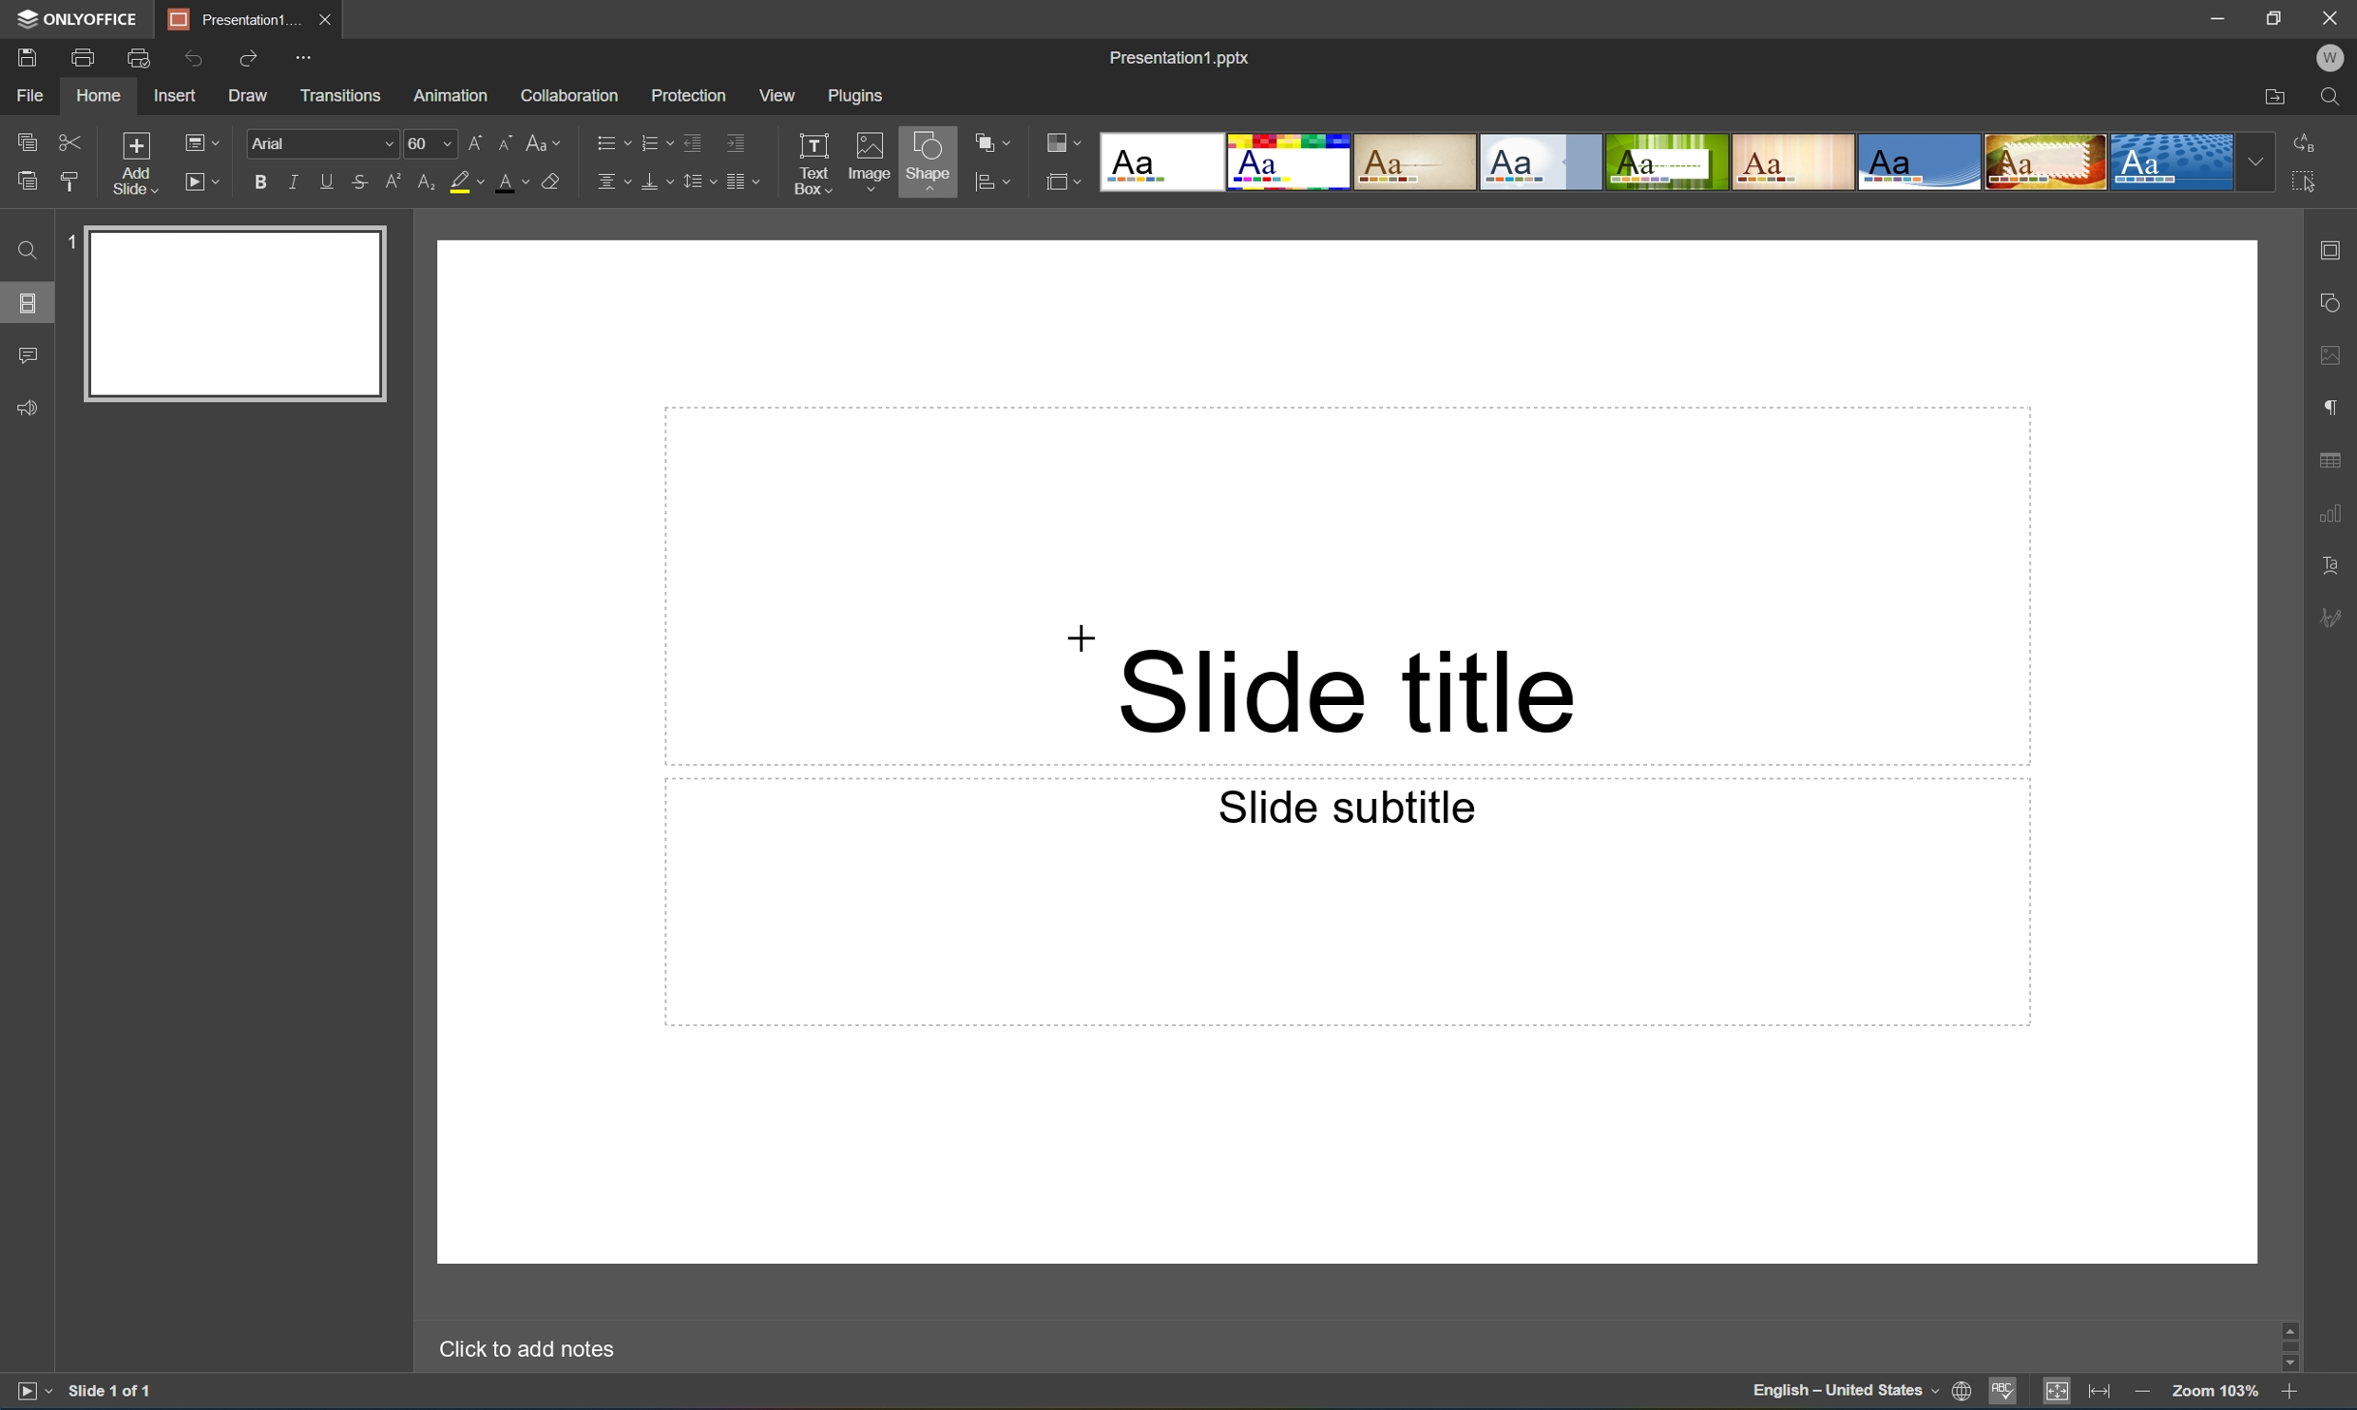 Image resolution: width=2357 pixels, height=1410 pixels. Describe the element at coordinates (64, 245) in the screenshot. I see `1` at that location.